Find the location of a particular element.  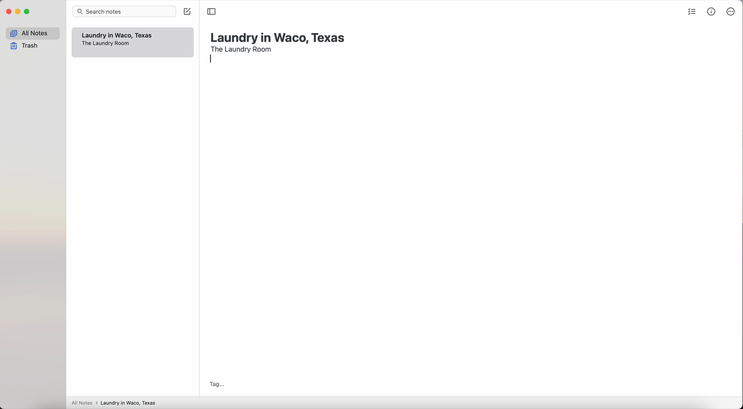

maximize app is located at coordinates (27, 12).